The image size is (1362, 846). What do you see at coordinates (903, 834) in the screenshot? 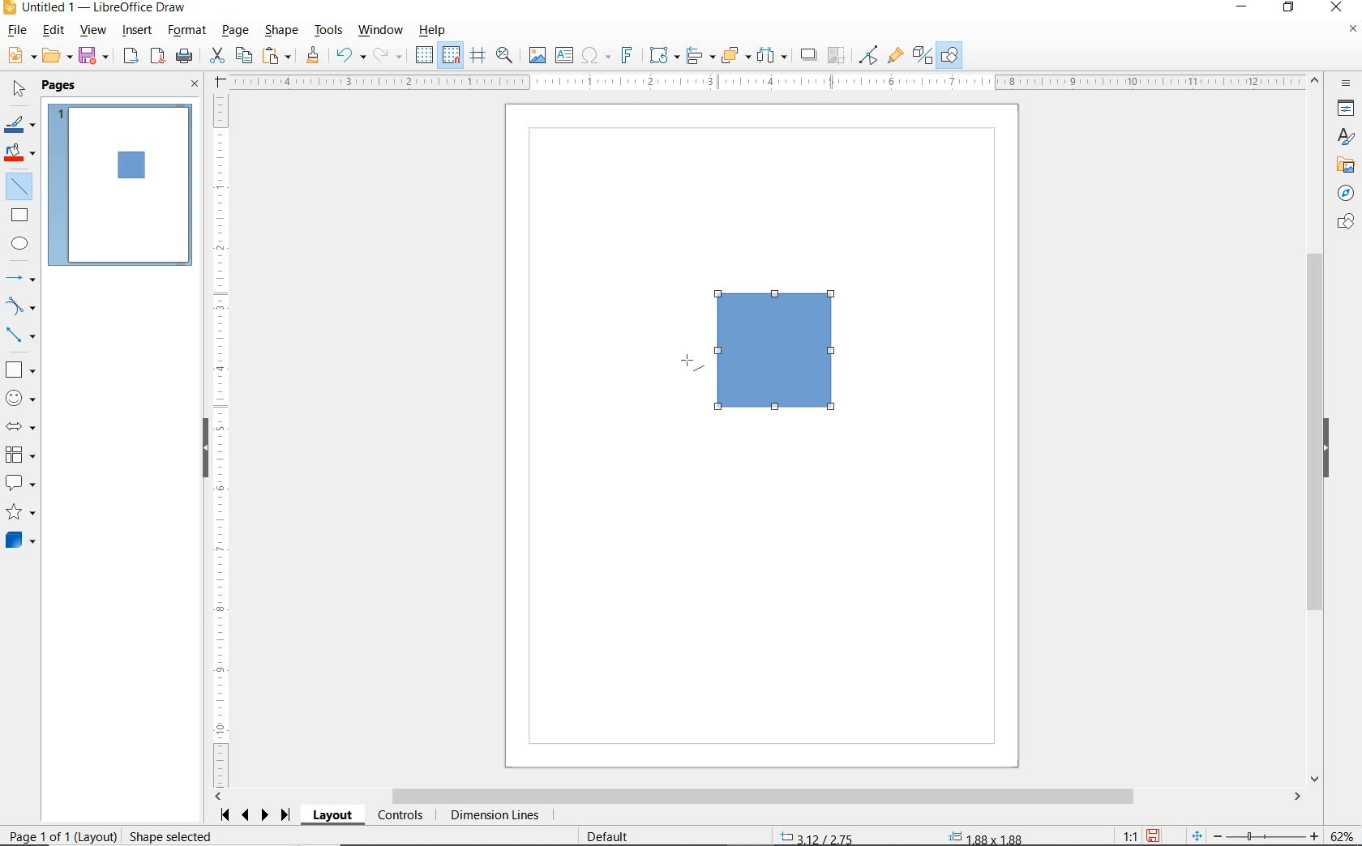
I see `STANDARD SELECTION` at bounding box center [903, 834].